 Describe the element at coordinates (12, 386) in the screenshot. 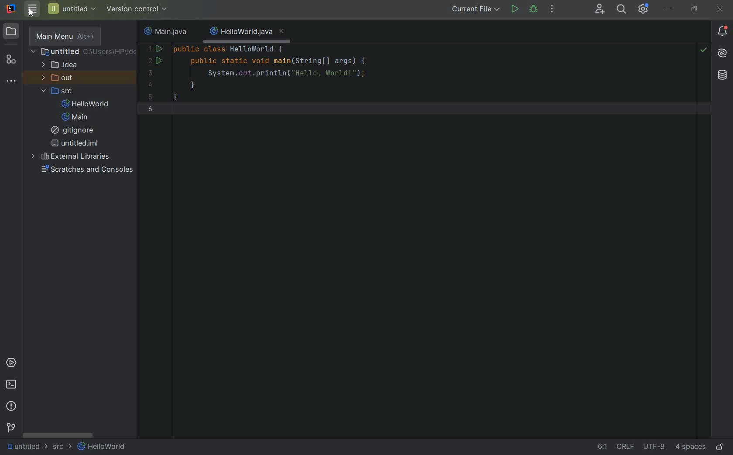

I see `TERMINAL` at that location.